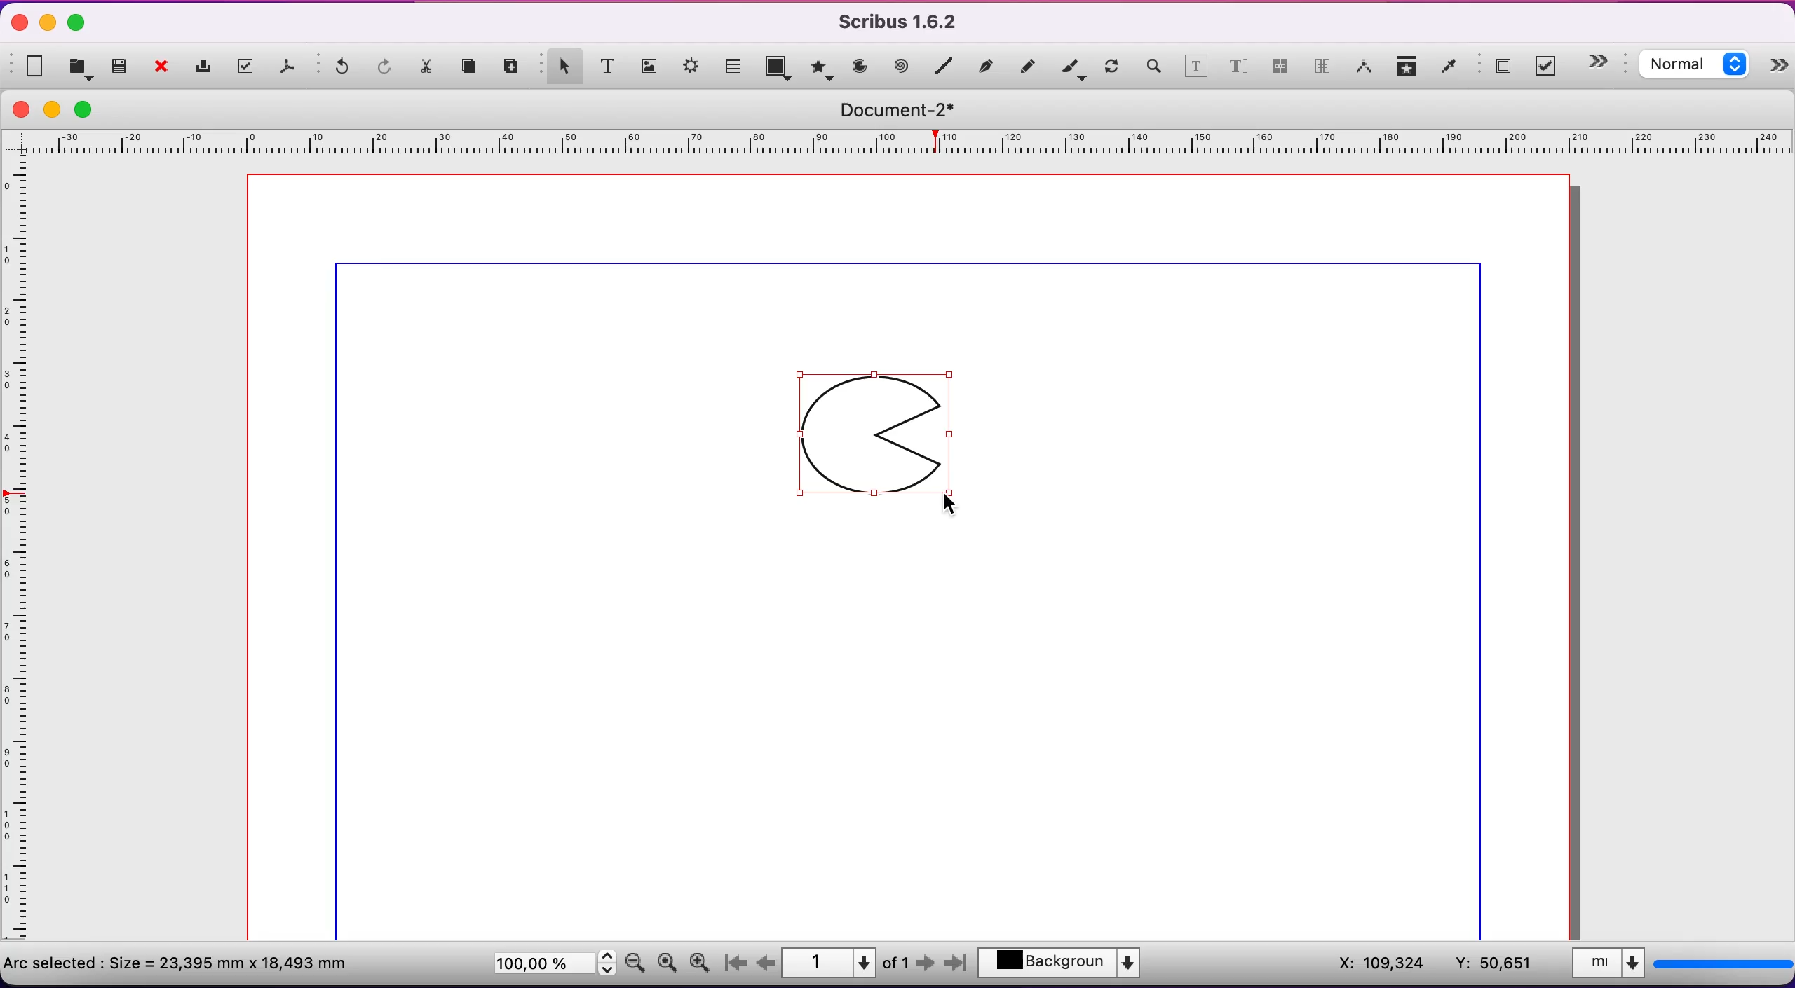 The width and height of the screenshot is (1795, 988). I want to click on zoom out, so click(635, 961).